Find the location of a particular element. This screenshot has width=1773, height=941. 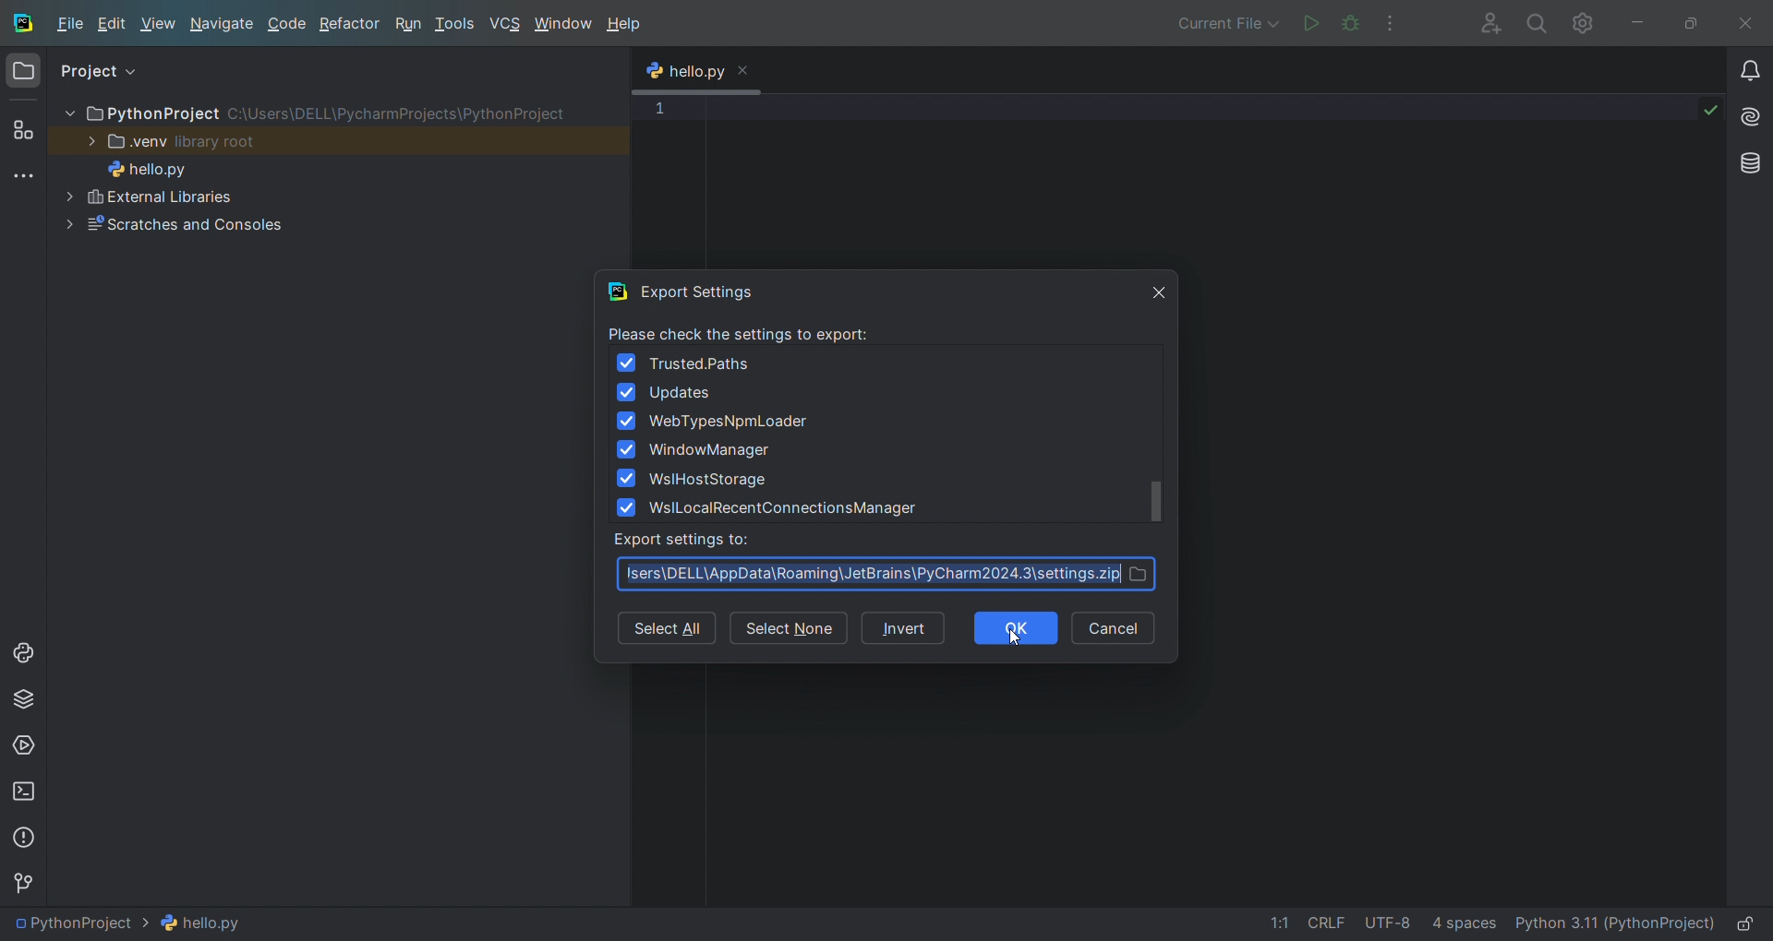

close is located at coordinates (1745, 22).